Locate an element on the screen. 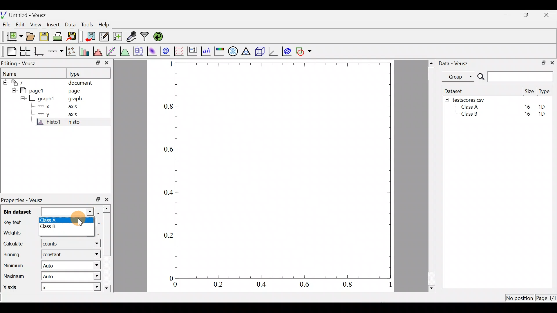  Calculate is located at coordinates (92, 245).